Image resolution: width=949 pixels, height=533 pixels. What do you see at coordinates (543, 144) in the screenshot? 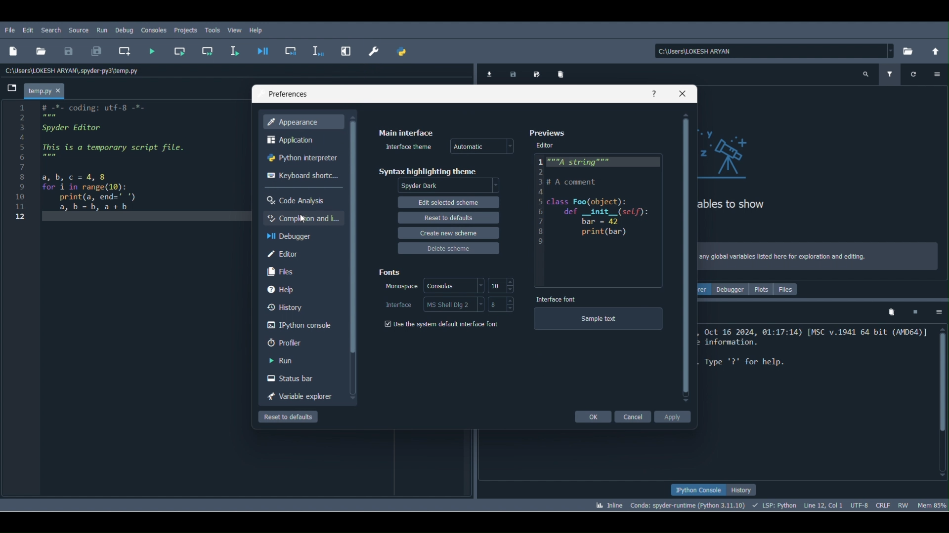
I see `Editor` at bounding box center [543, 144].